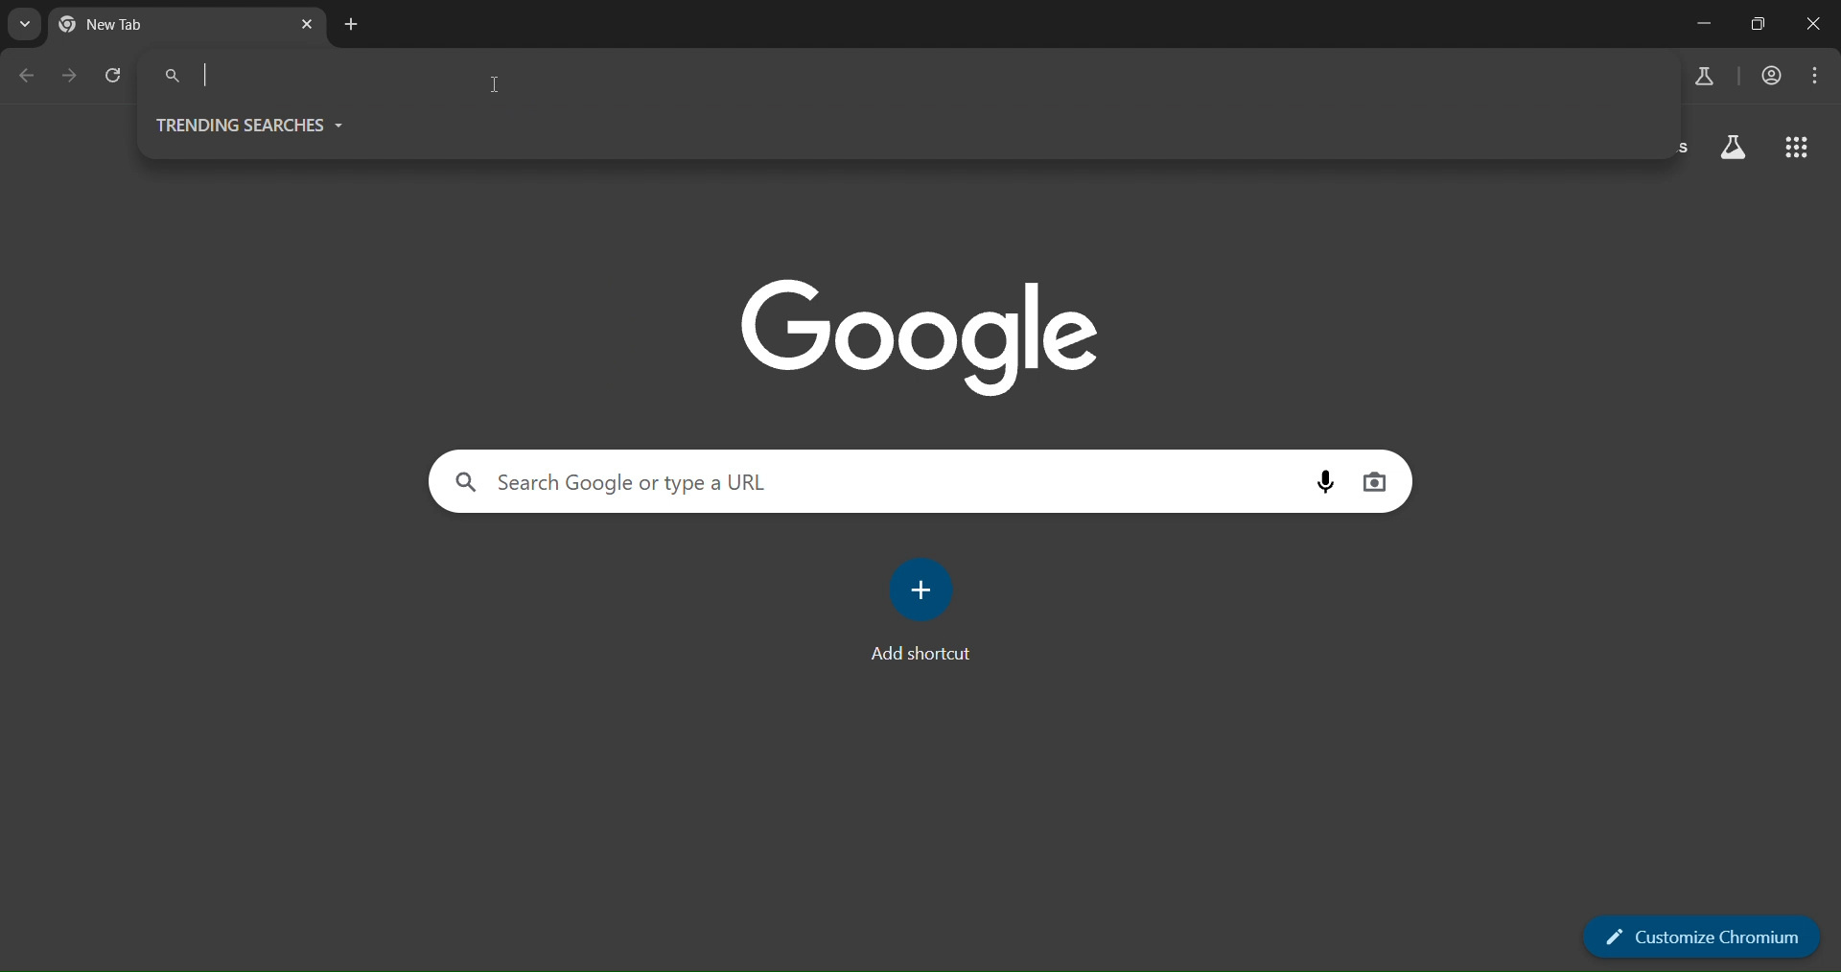 Image resolution: width=1841 pixels, height=972 pixels. What do you see at coordinates (1376, 482) in the screenshot?
I see `image search` at bounding box center [1376, 482].